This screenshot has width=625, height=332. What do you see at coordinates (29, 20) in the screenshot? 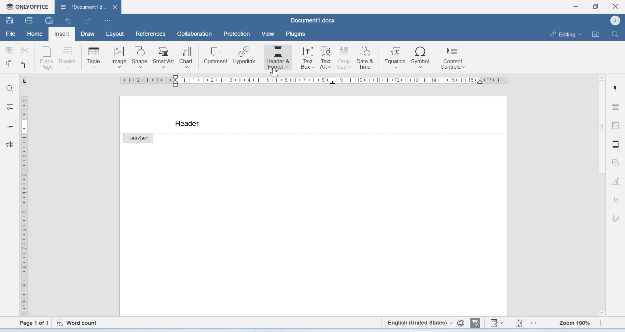
I see `Print file` at bounding box center [29, 20].